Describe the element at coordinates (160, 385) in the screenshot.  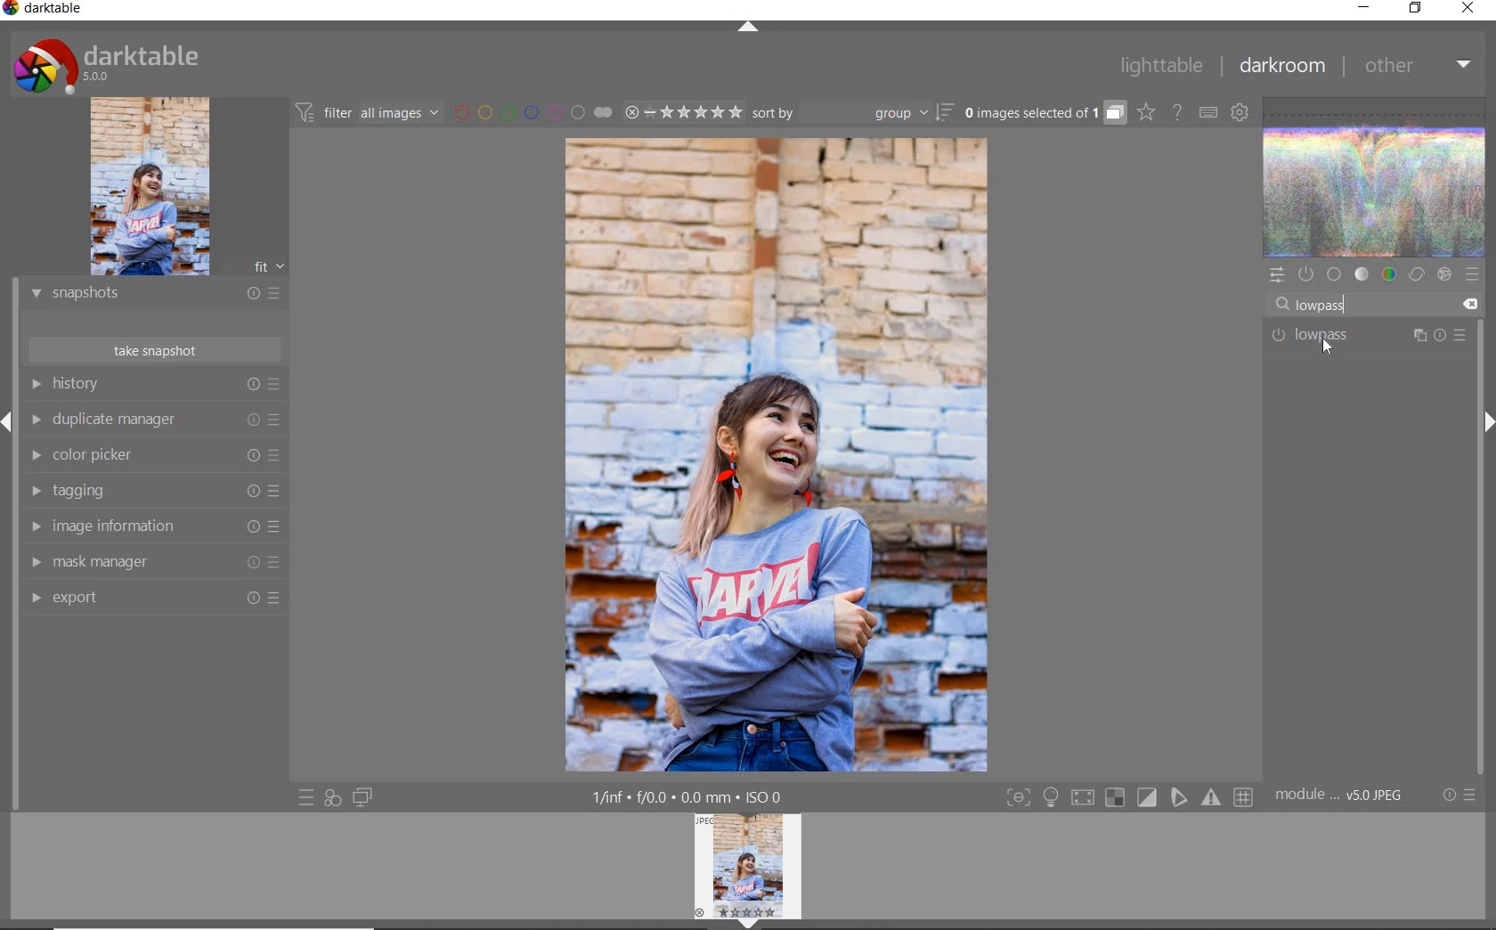
I see `history` at that location.